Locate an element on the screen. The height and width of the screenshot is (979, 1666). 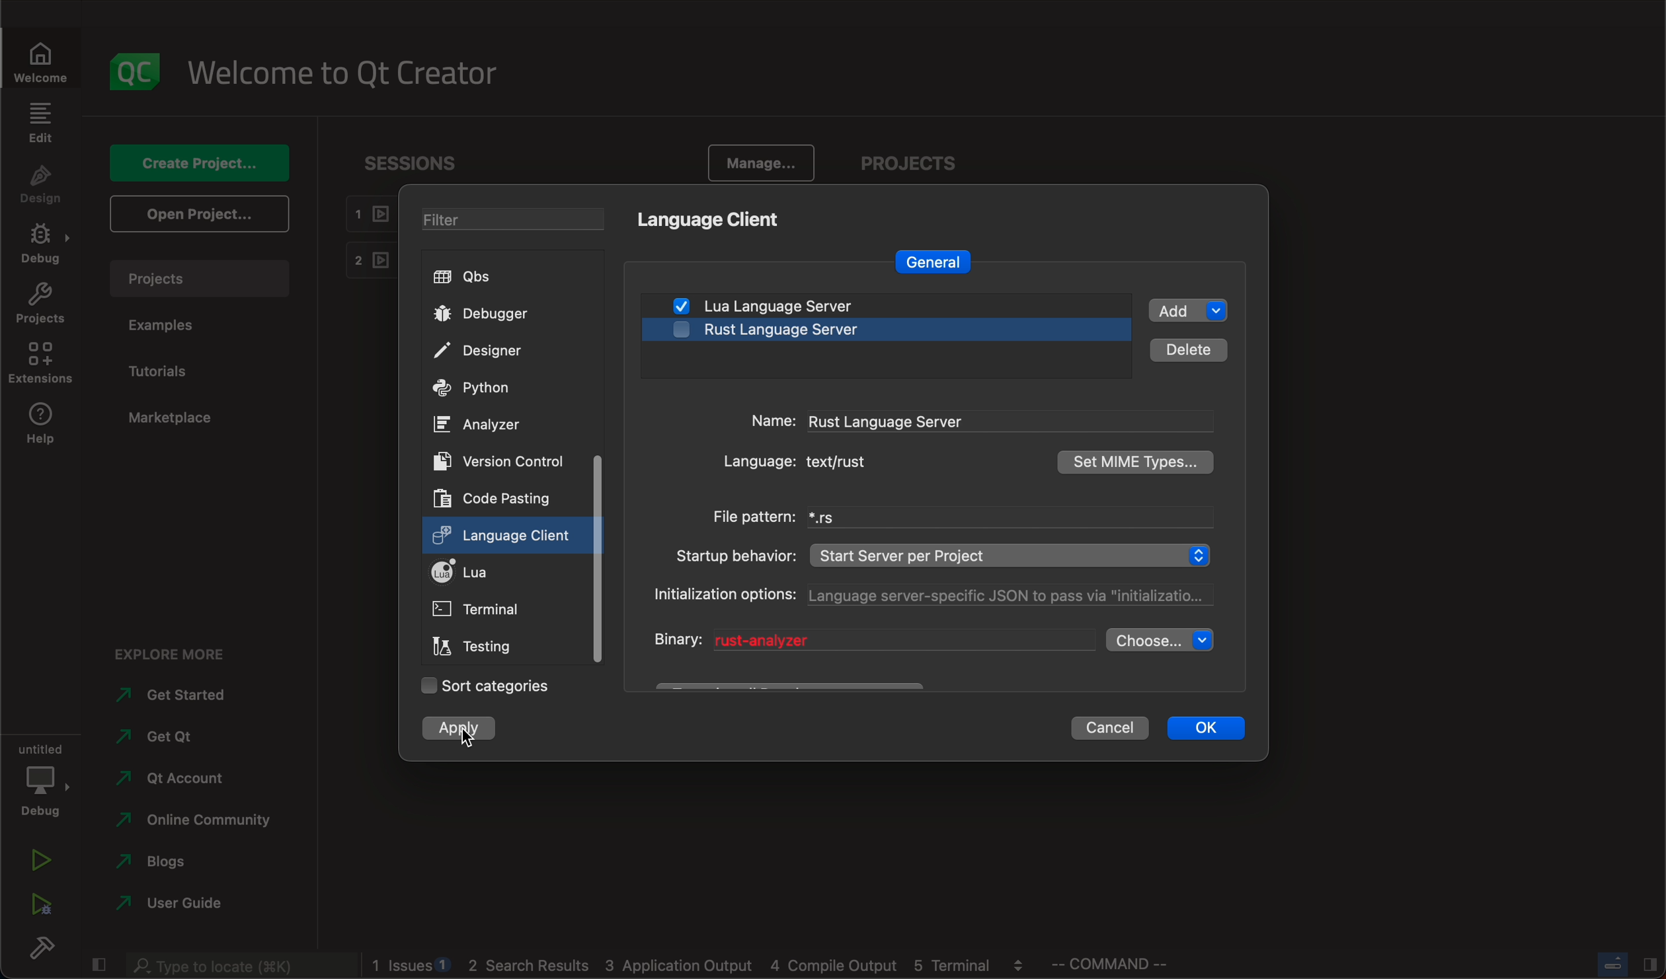
open is located at coordinates (198, 212).